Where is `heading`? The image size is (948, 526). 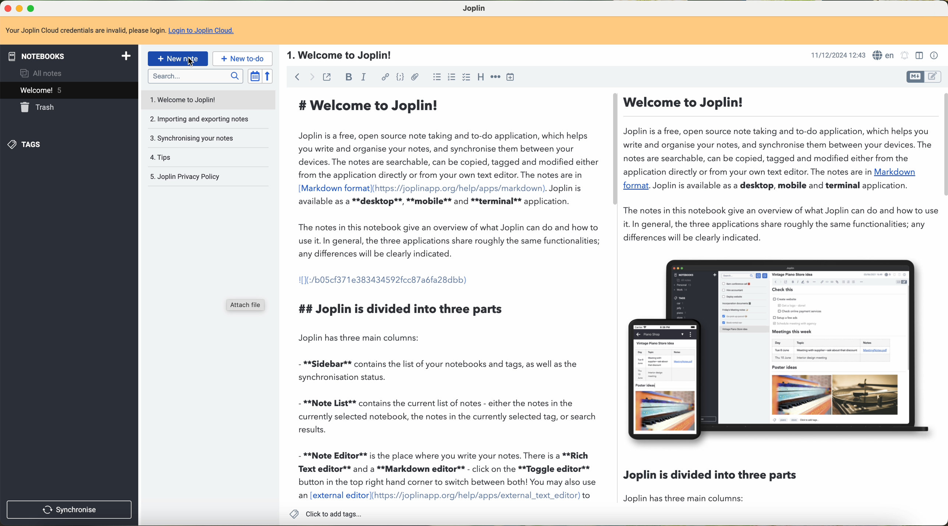
heading is located at coordinates (481, 78).